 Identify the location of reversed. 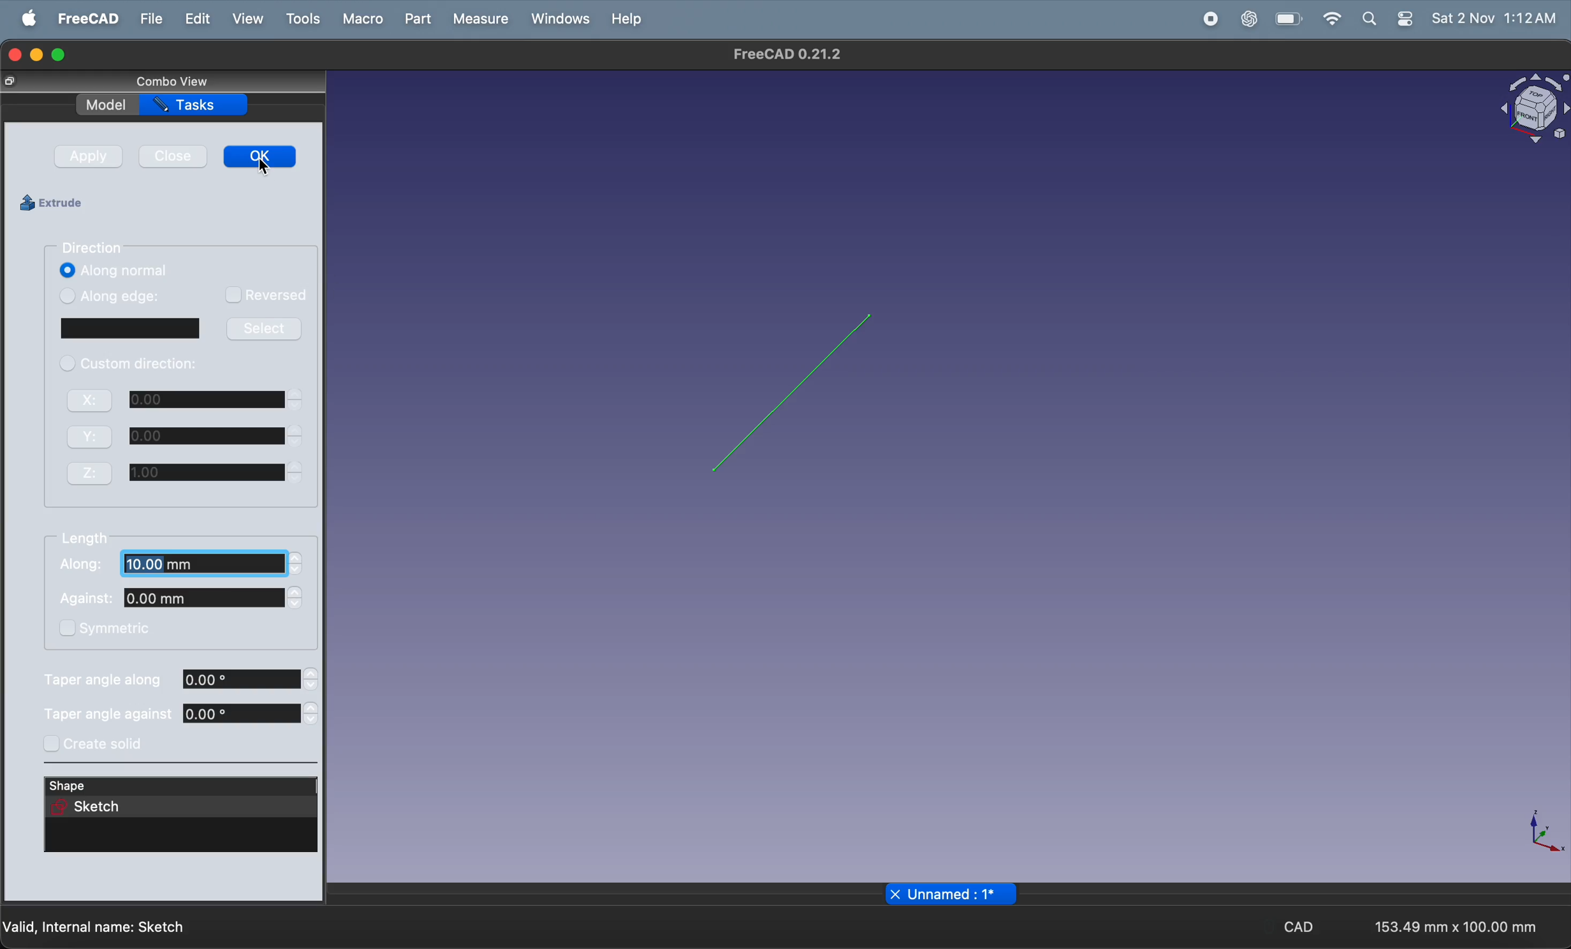
(269, 296).